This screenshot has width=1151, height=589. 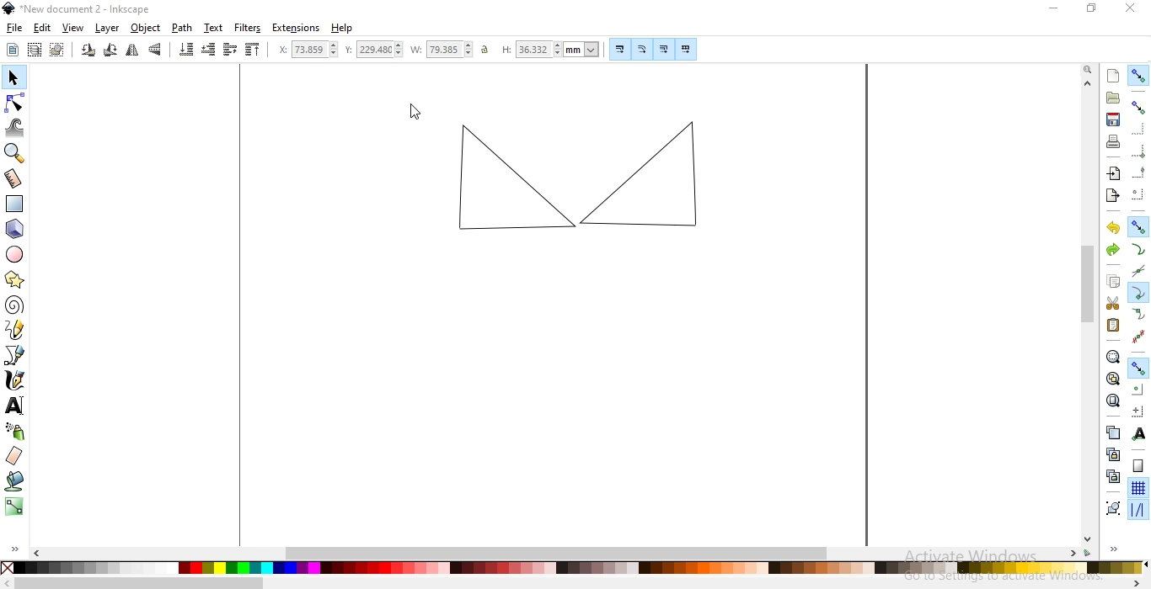 What do you see at coordinates (229, 50) in the screenshot?
I see `raise selection one step` at bounding box center [229, 50].